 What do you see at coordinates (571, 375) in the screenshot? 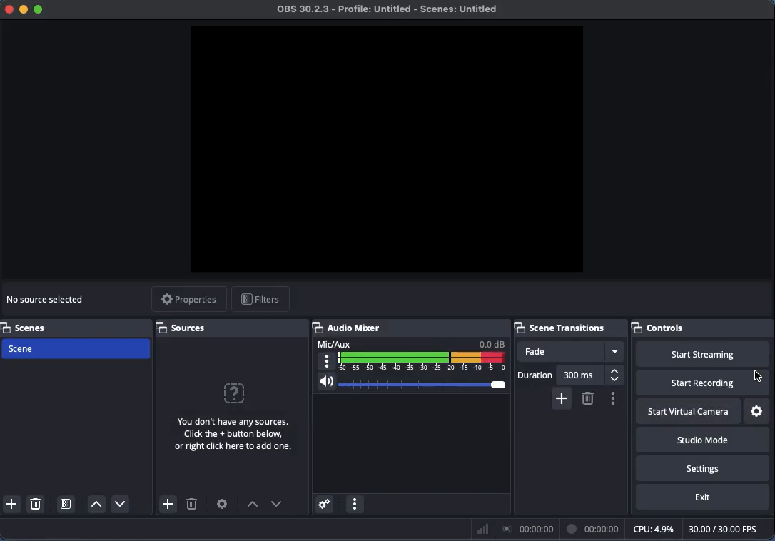
I see `Duration` at bounding box center [571, 375].